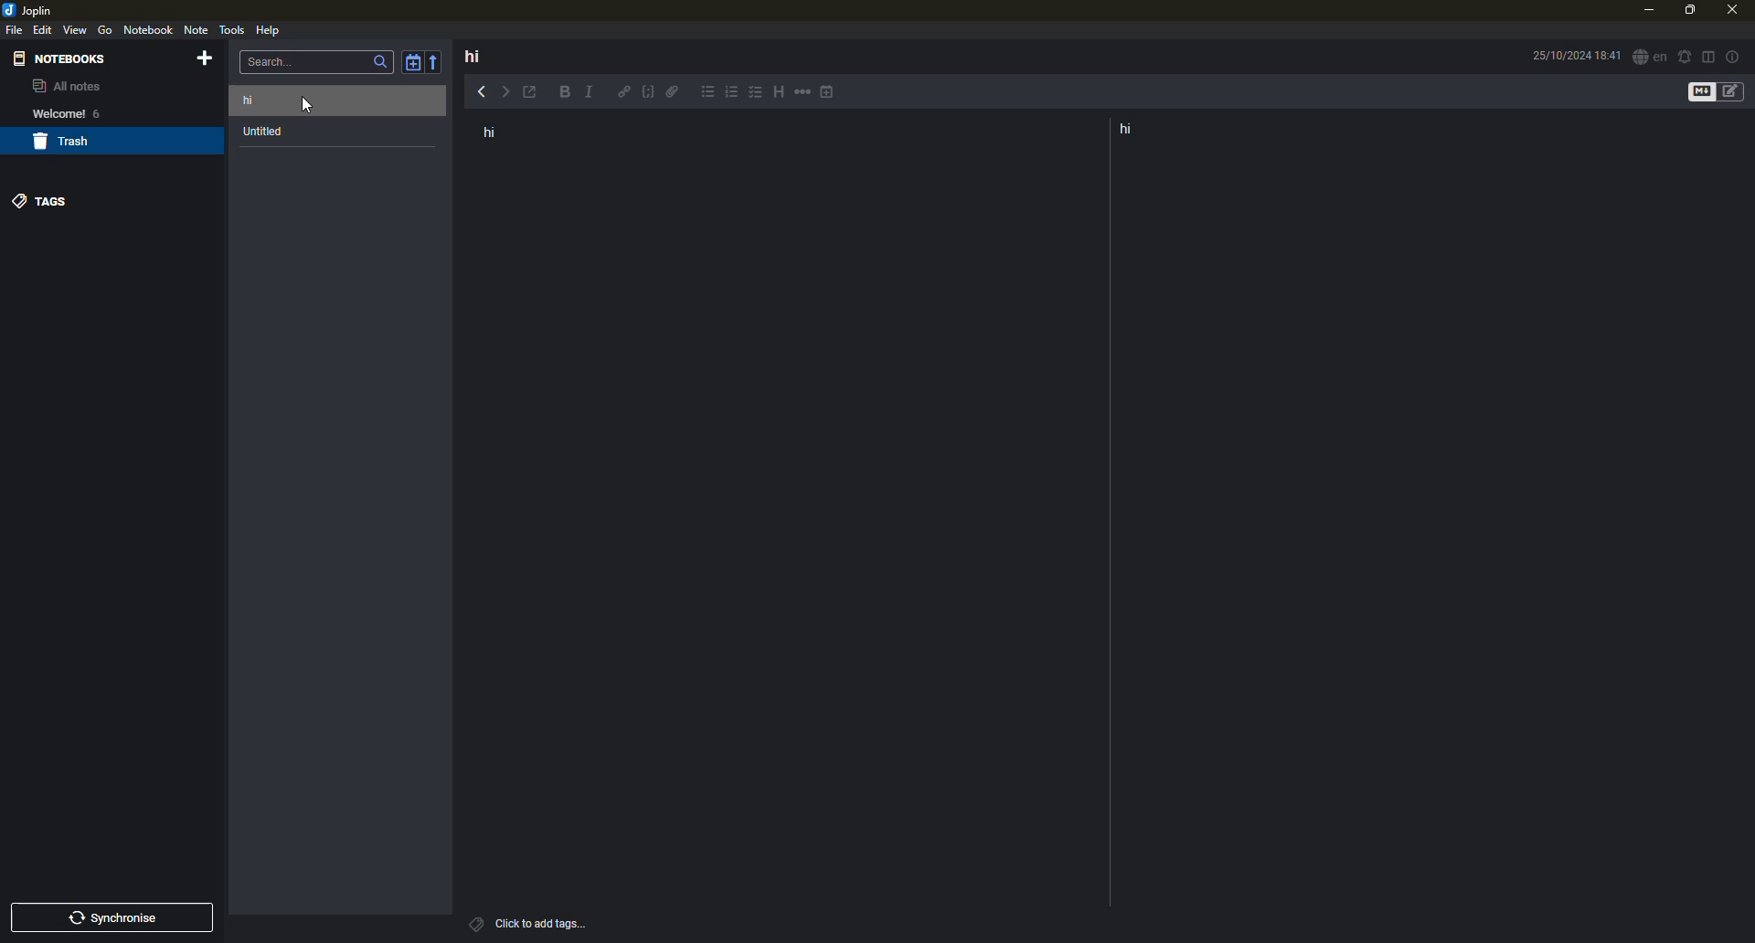 The height and width of the screenshot is (943, 1755). Describe the element at coordinates (232, 29) in the screenshot. I see `tools` at that location.